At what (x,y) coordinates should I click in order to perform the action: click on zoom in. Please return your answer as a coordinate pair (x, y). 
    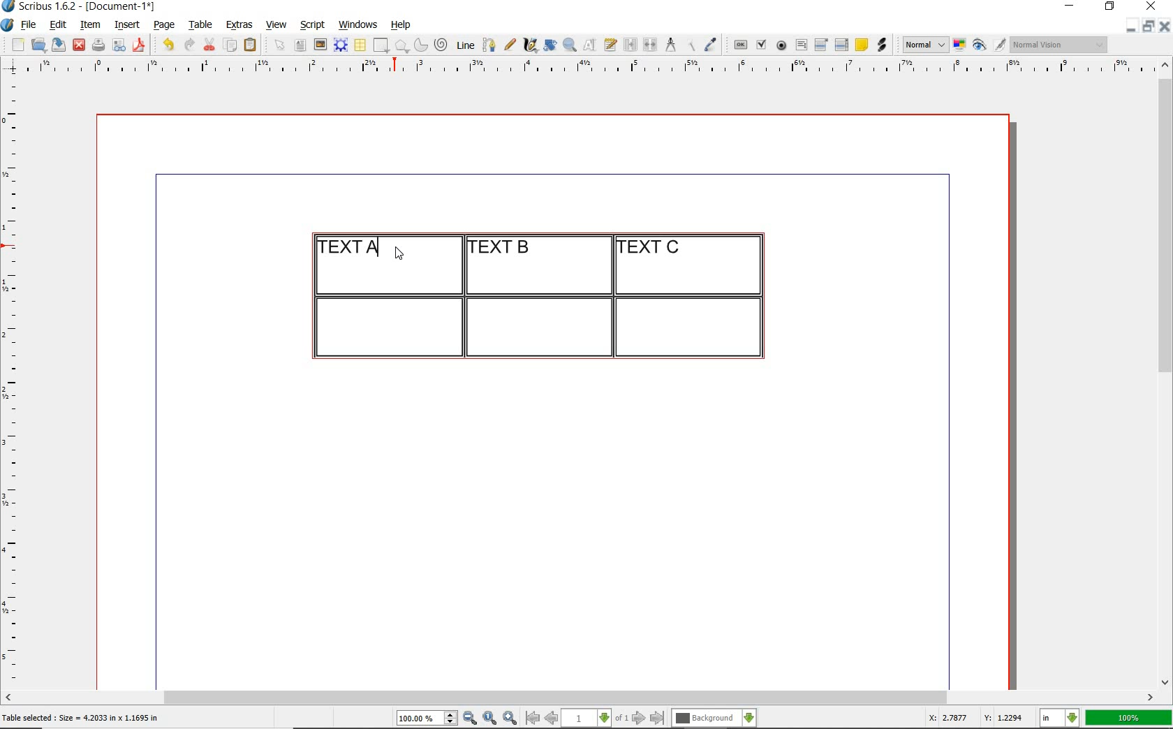
    Looking at the image, I should click on (510, 719).